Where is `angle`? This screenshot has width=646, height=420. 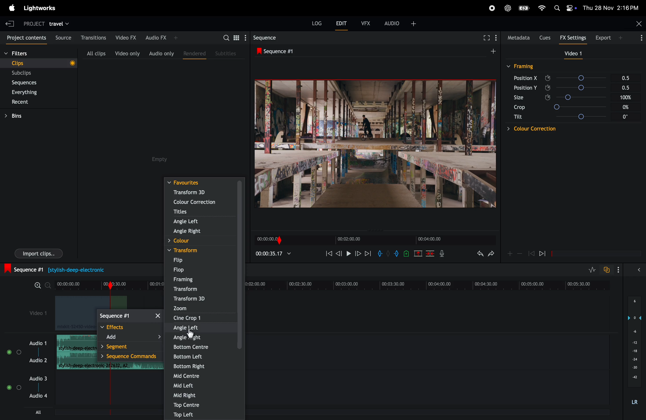 angle is located at coordinates (594, 116).